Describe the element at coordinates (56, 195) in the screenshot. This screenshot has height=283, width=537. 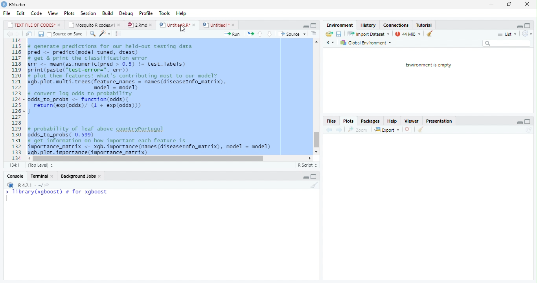
I see `> library(xgboost) # for xgboost` at that location.